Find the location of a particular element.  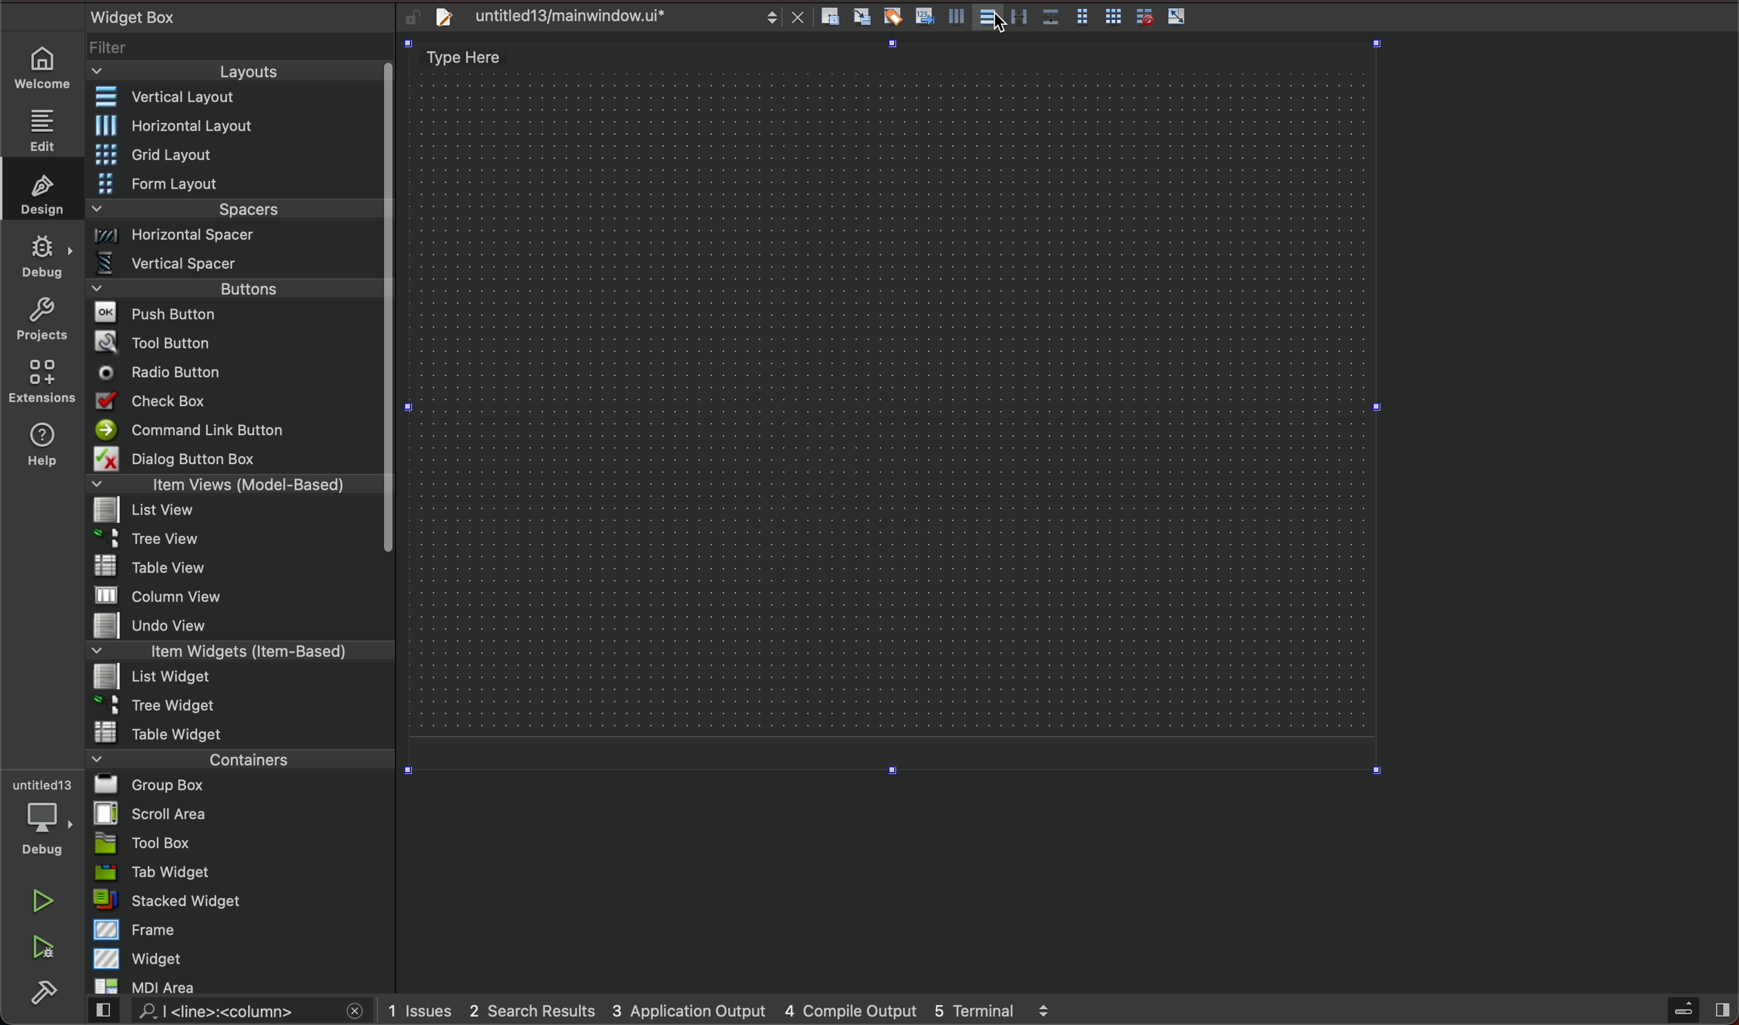

close sidebar is located at coordinates (1696, 1010).